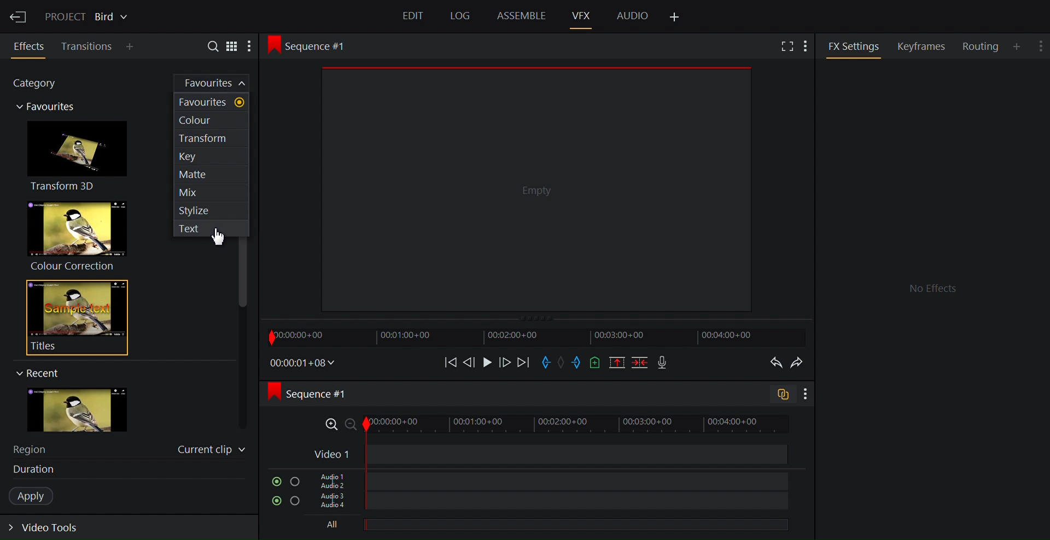 The width and height of the screenshot is (1050, 540). Describe the element at coordinates (779, 396) in the screenshot. I see `Toggle audio trcak sync` at that location.